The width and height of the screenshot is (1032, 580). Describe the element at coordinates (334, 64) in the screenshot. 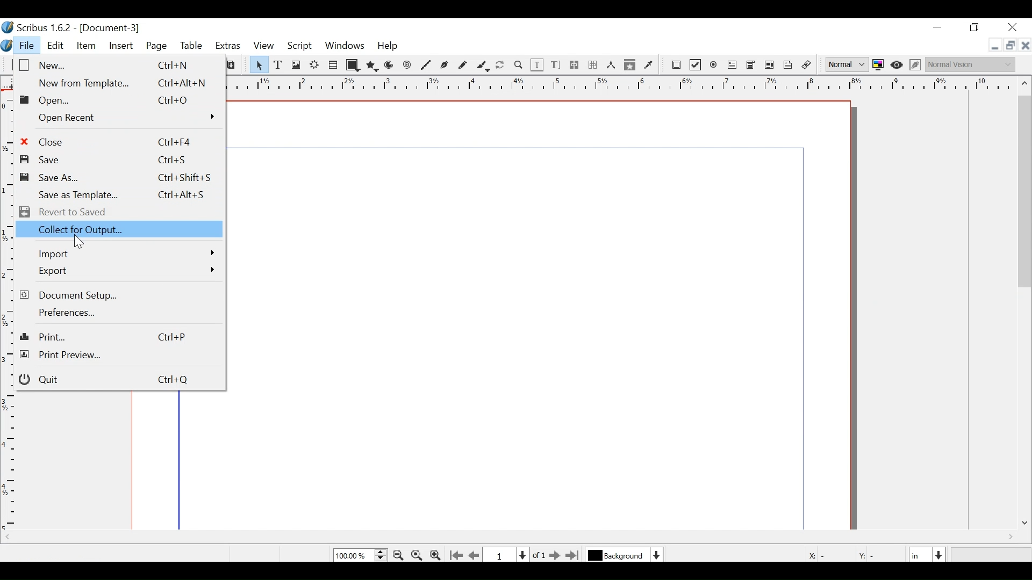

I see `Table` at that location.